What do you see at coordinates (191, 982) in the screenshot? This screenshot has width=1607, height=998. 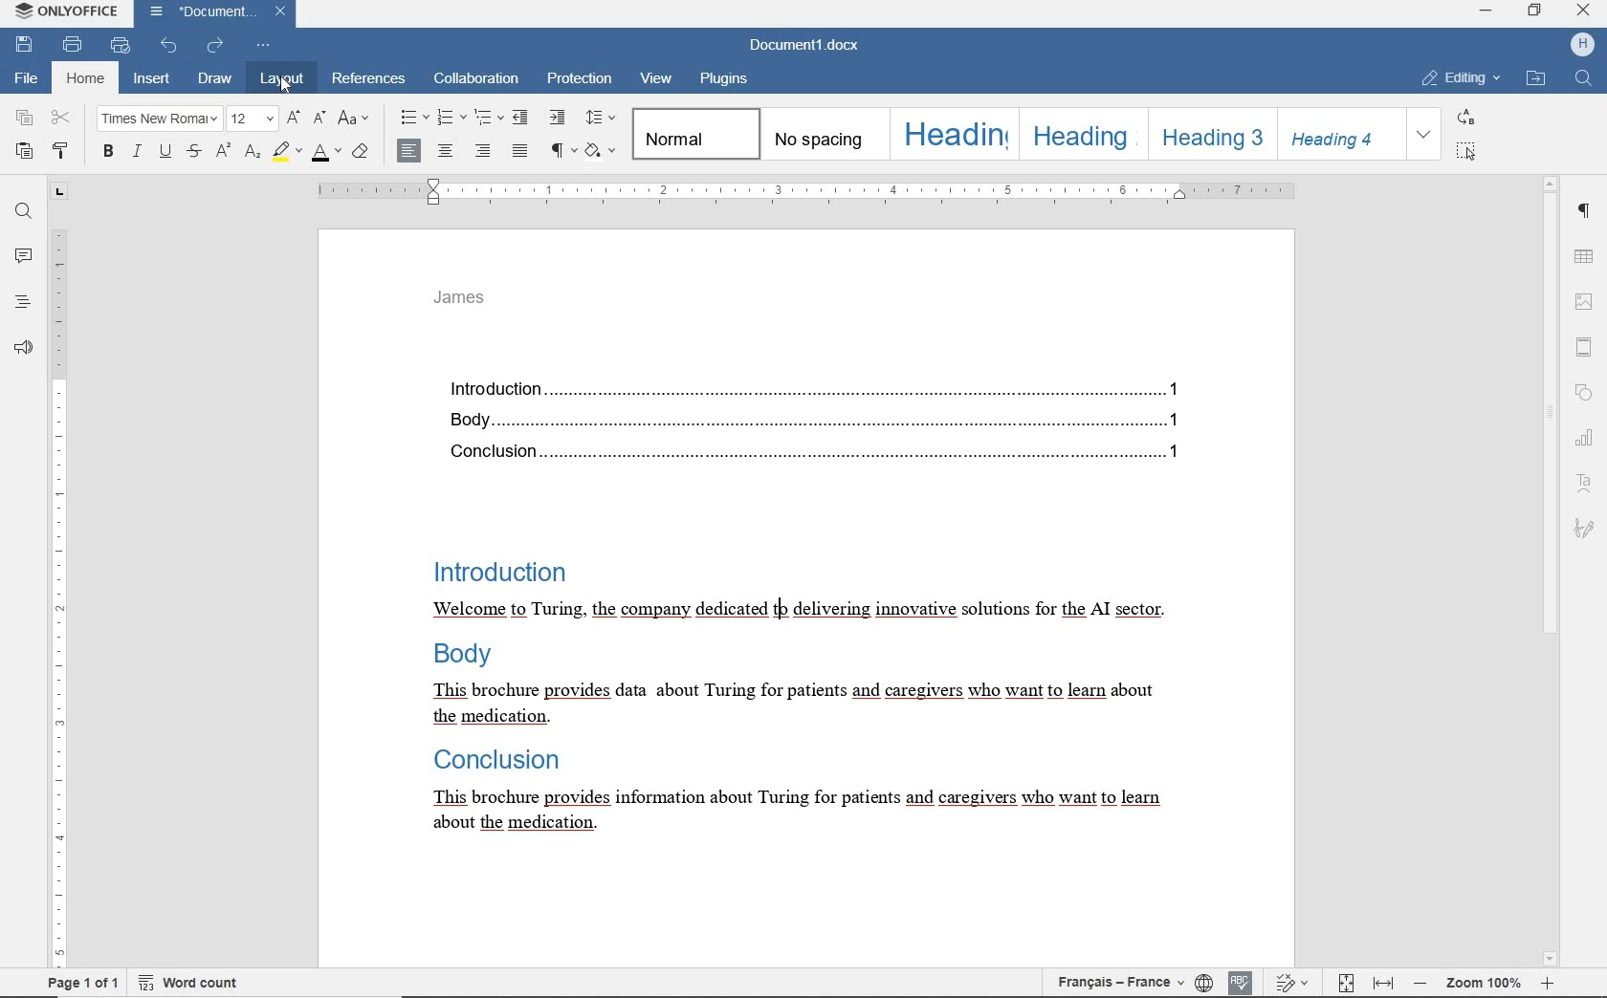 I see `word count` at bounding box center [191, 982].